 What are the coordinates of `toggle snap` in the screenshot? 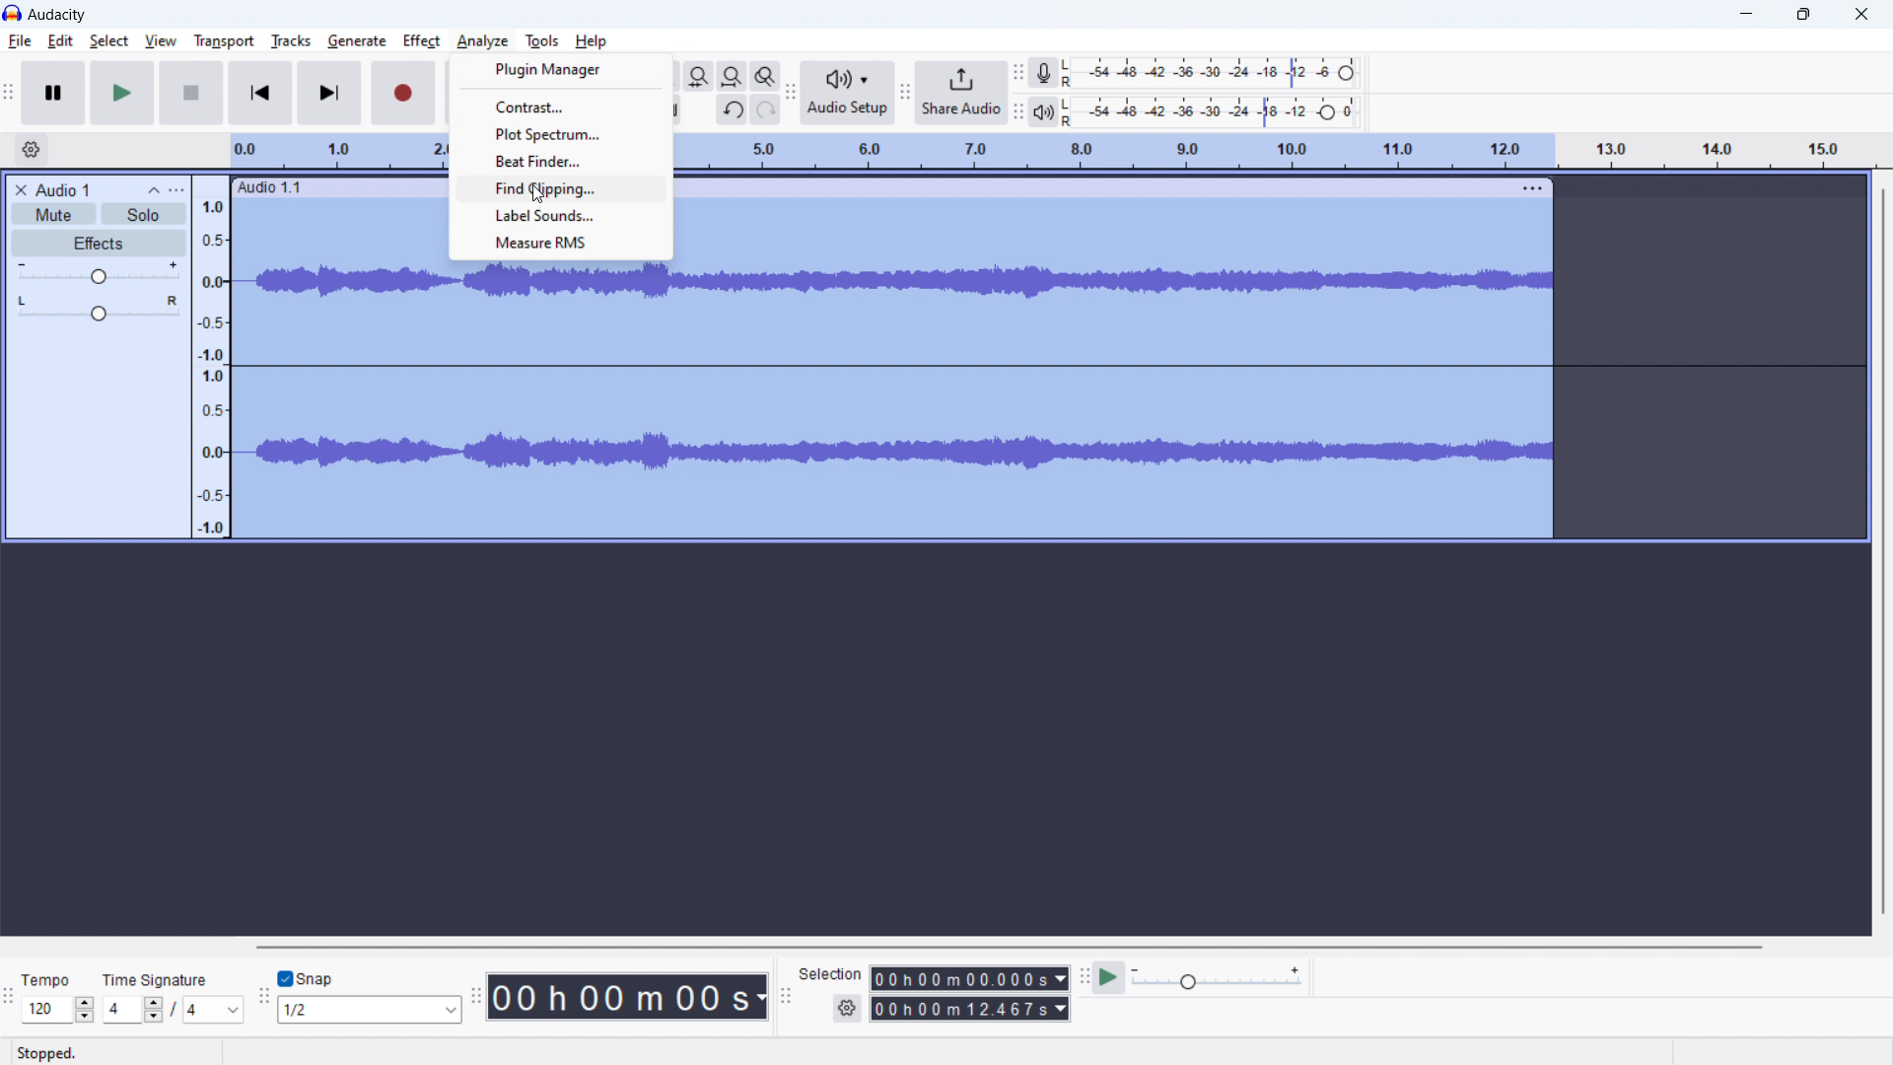 It's located at (308, 979).